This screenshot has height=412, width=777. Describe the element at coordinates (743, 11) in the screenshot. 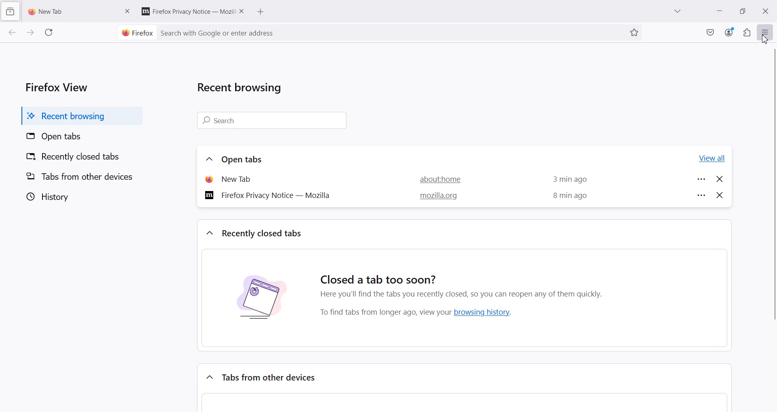

I see `Maximize` at that location.